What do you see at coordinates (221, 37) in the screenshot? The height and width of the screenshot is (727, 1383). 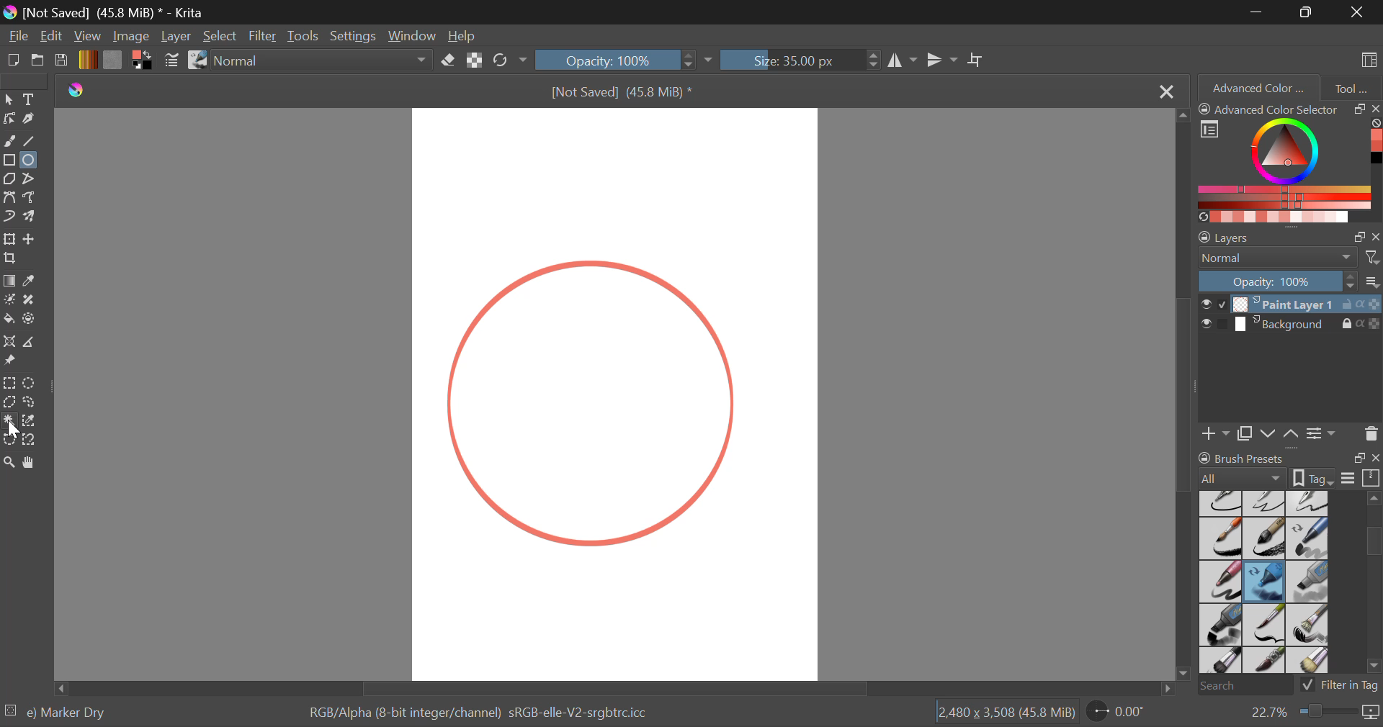 I see `Select` at bounding box center [221, 37].